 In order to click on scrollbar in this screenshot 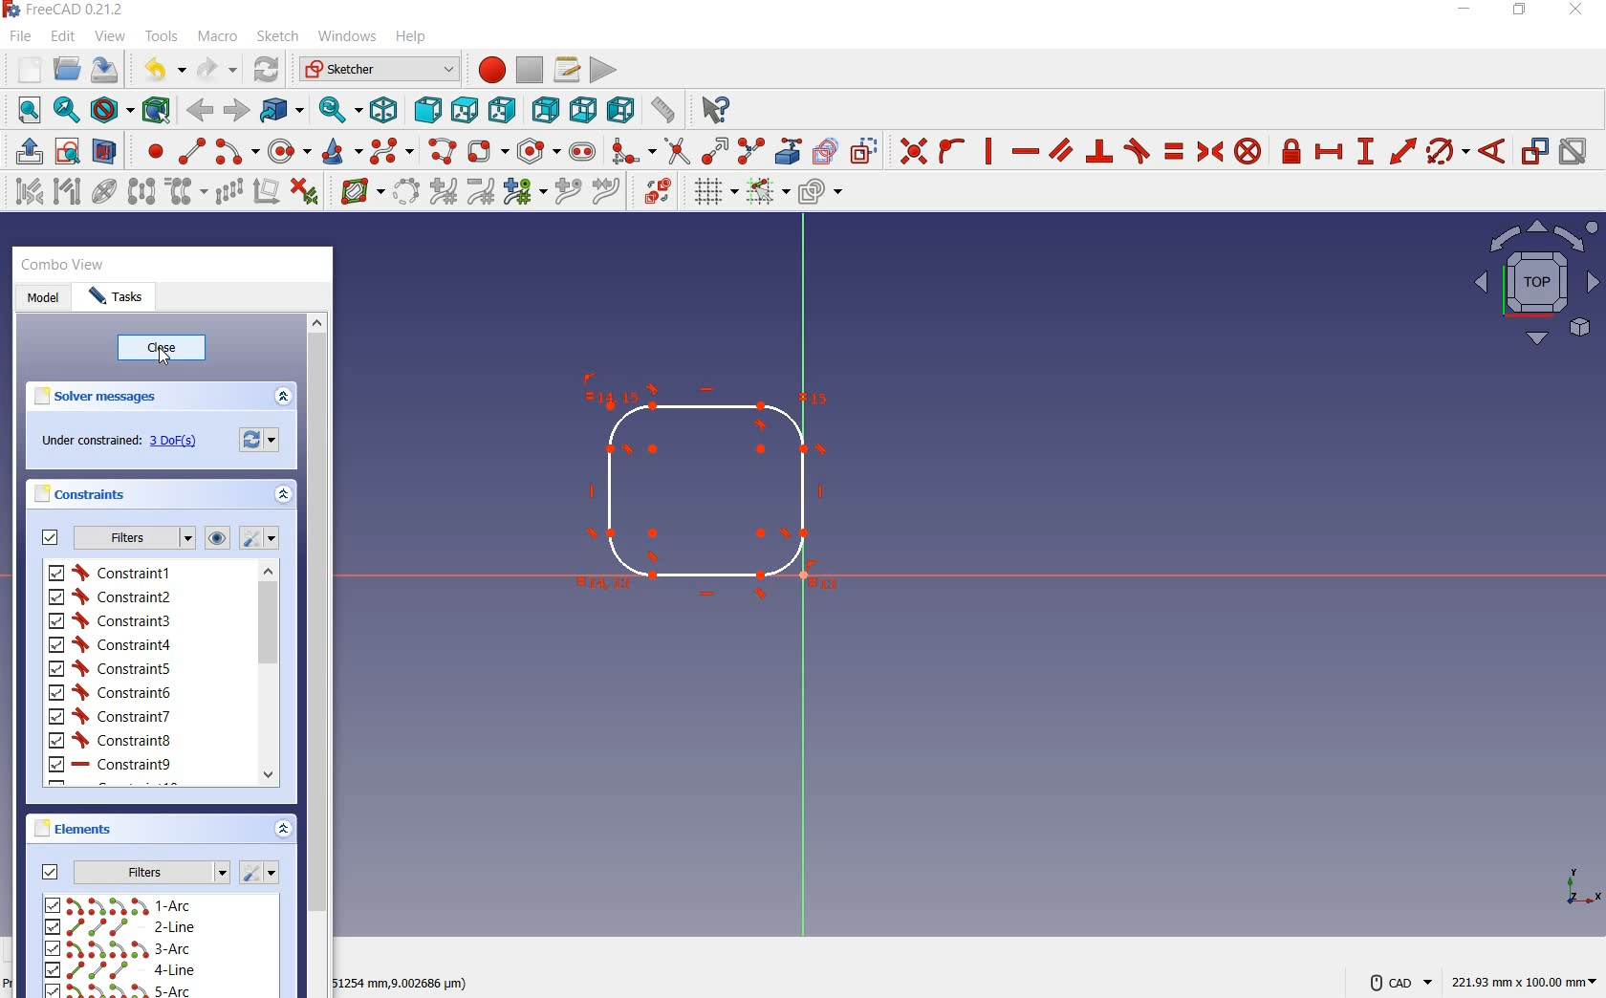, I will do `click(269, 677)`.